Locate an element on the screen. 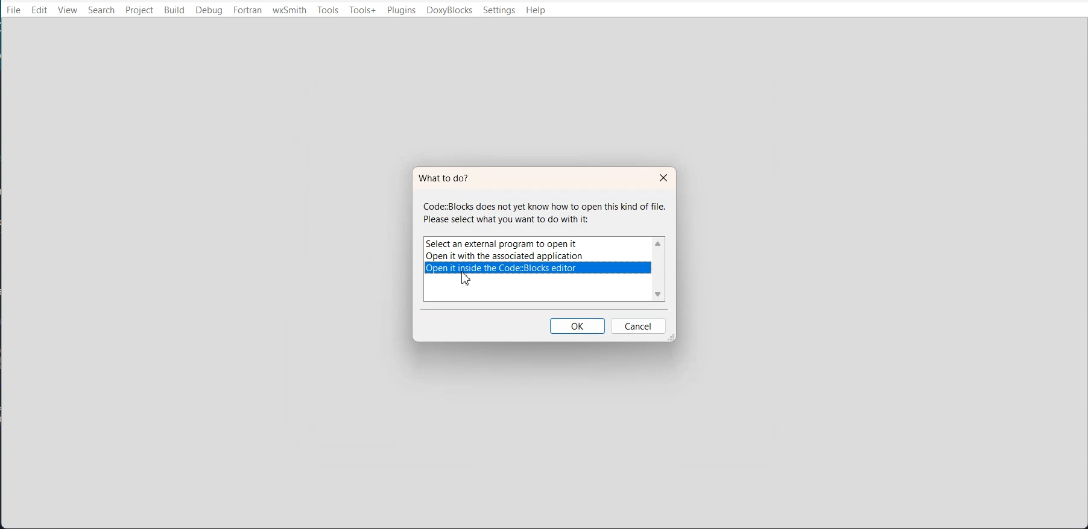  DoxyBlocks is located at coordinates (449, 10).